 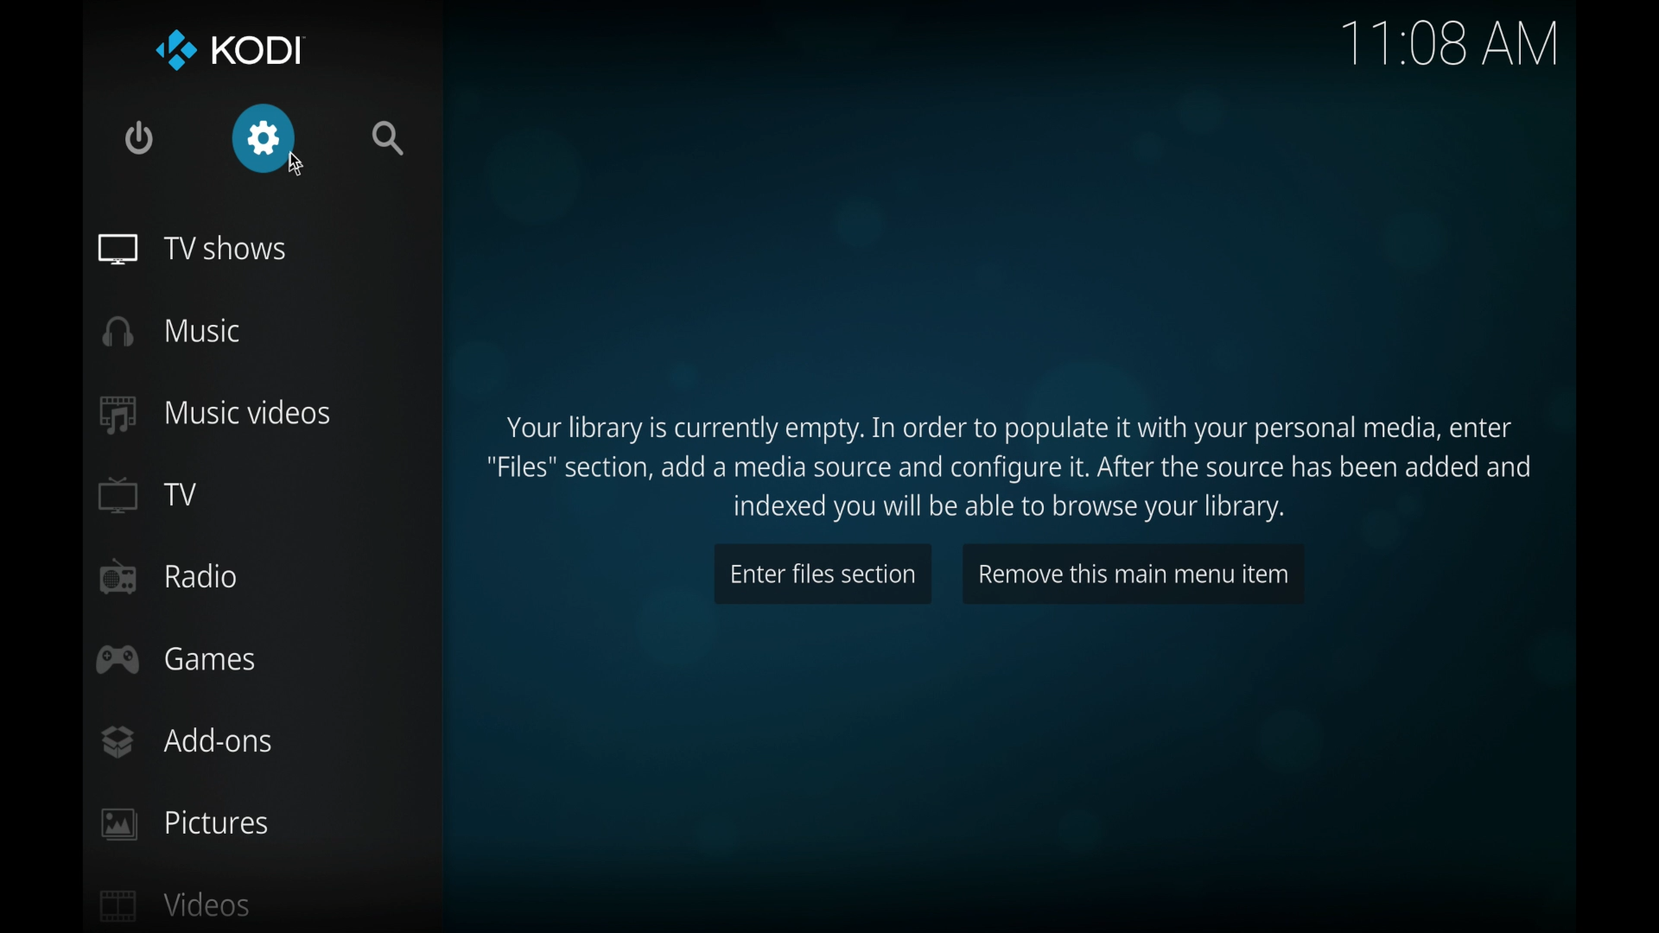 I want to click on tv shows, so click(x=197, y=249).